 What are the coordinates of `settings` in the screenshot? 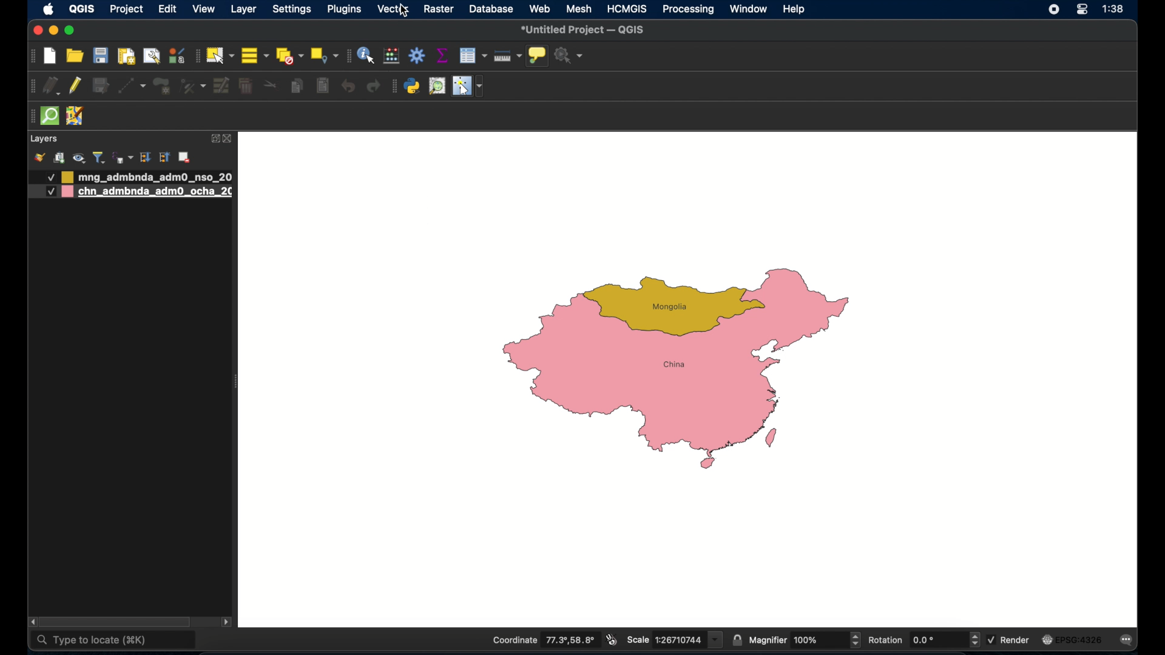 It's located at (293, 10).